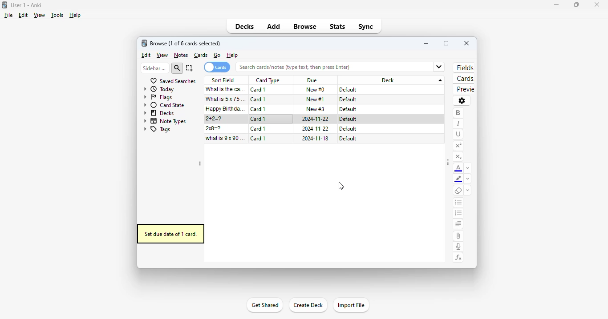 The height and width of the screenshot is (319, 608). Describe the element at coordinates (458, 157) in the screenshot. I see `subscript` at that location.